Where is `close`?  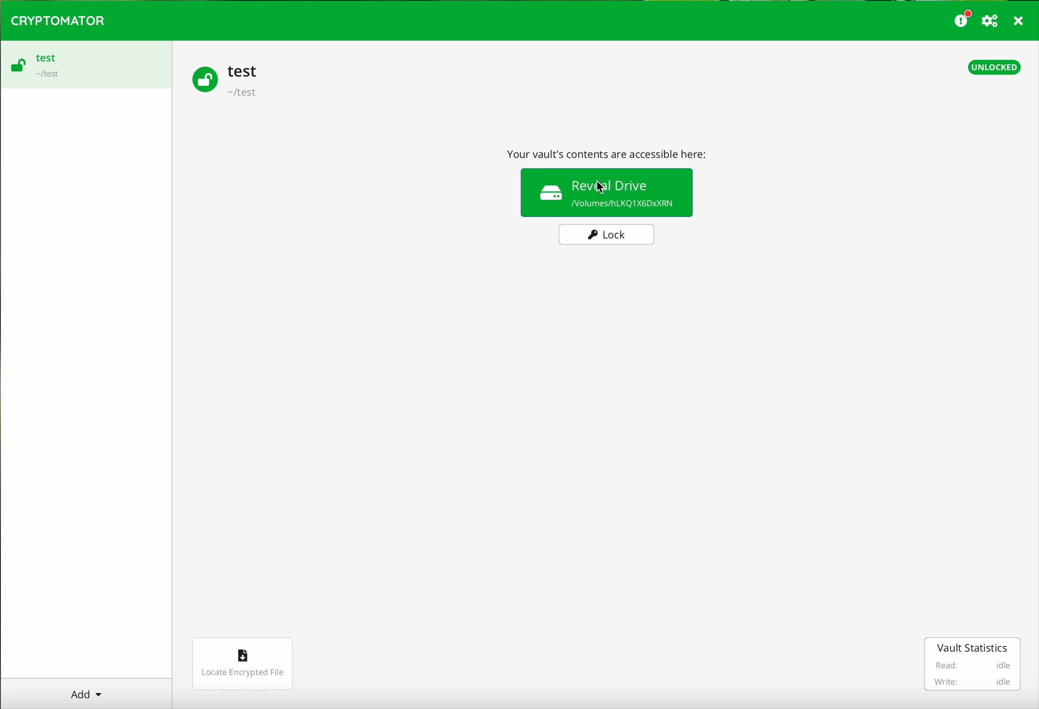 close is located at coordinates (1019, 22).